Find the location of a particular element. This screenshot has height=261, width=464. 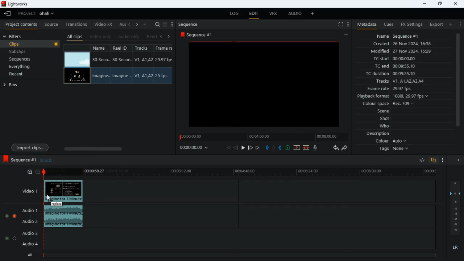

zoom is located at coordinates (31, 172).